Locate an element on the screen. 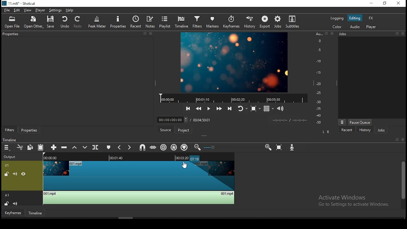  Activate Windows
Go to Settings to activate Windows. is located at coordinates (354, 201).